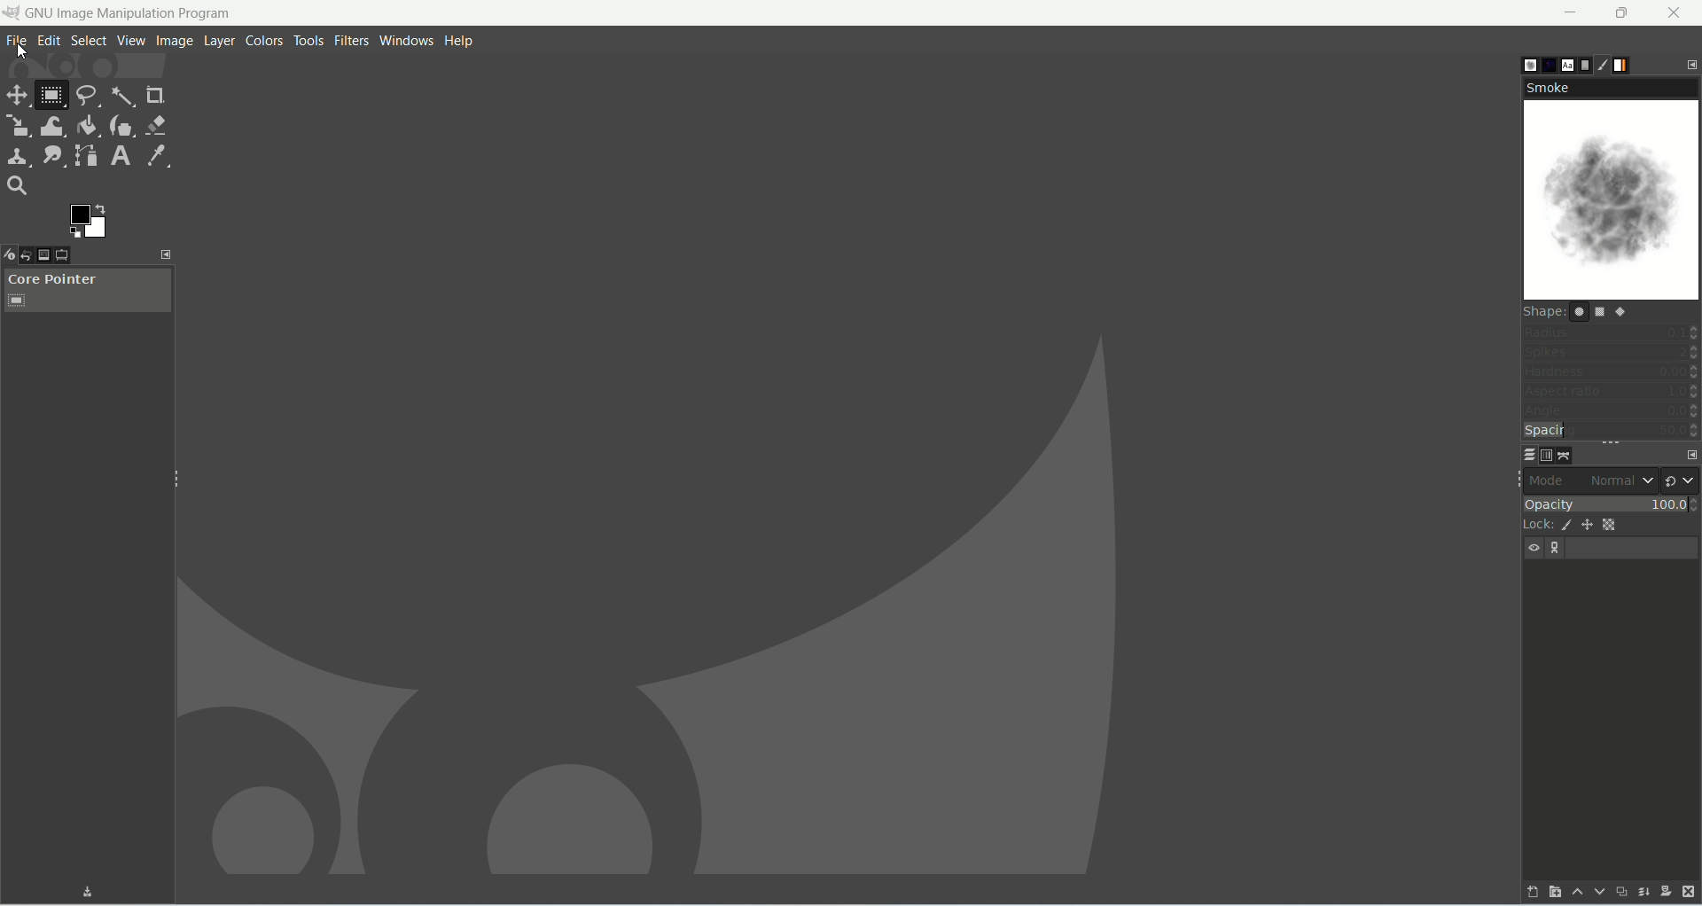 The image size is (1702, 906). I want to click on layer linking, so click(1559, 549).